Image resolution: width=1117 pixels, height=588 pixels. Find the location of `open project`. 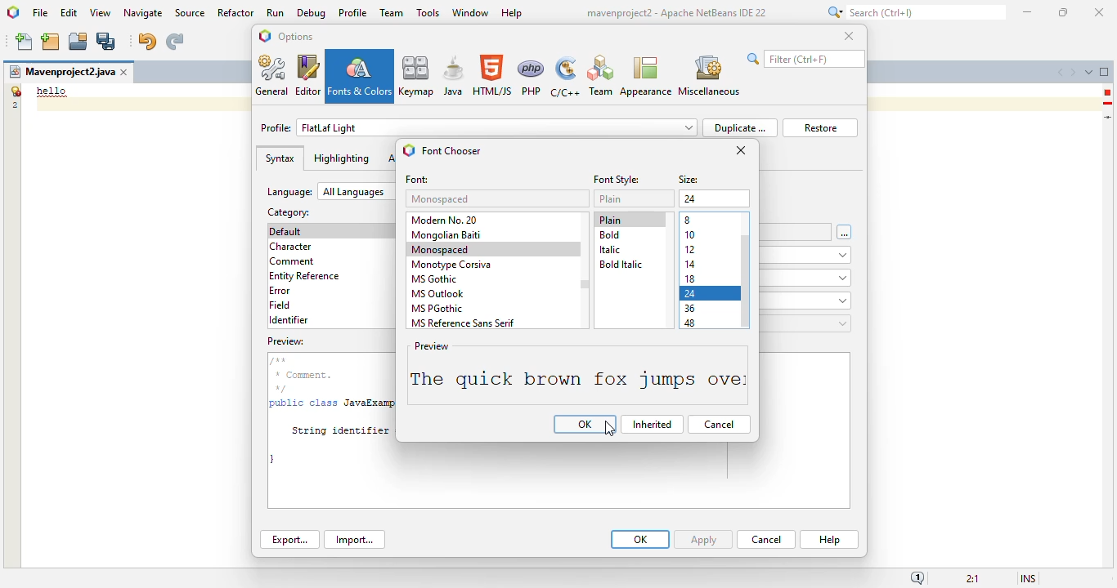

open project is located at coordinates (79, 42).